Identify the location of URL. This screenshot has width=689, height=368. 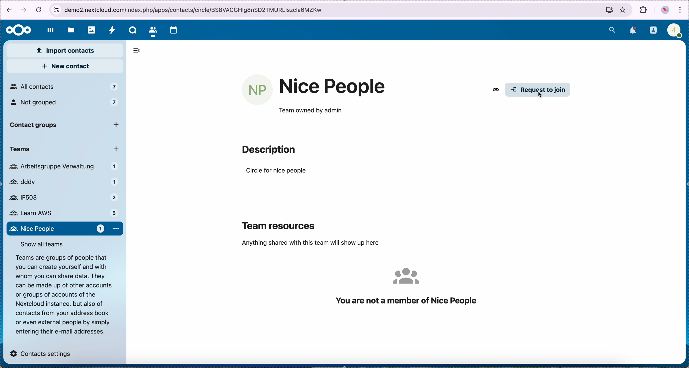
(225, 9).